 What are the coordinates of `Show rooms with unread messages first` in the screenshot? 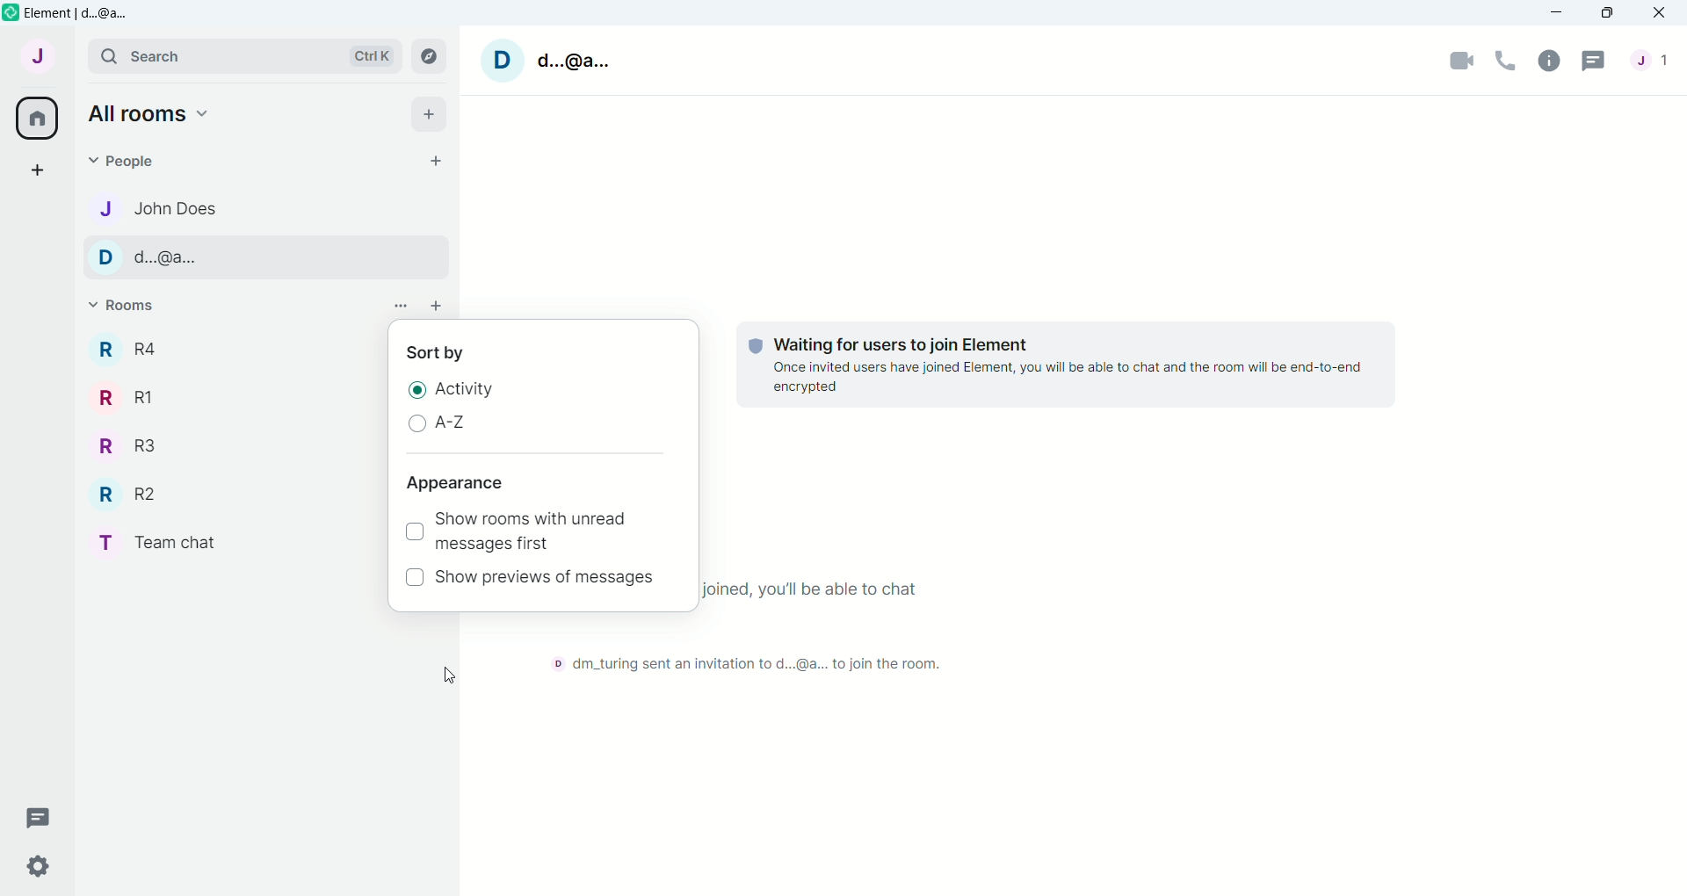 It's located at (533, 533).